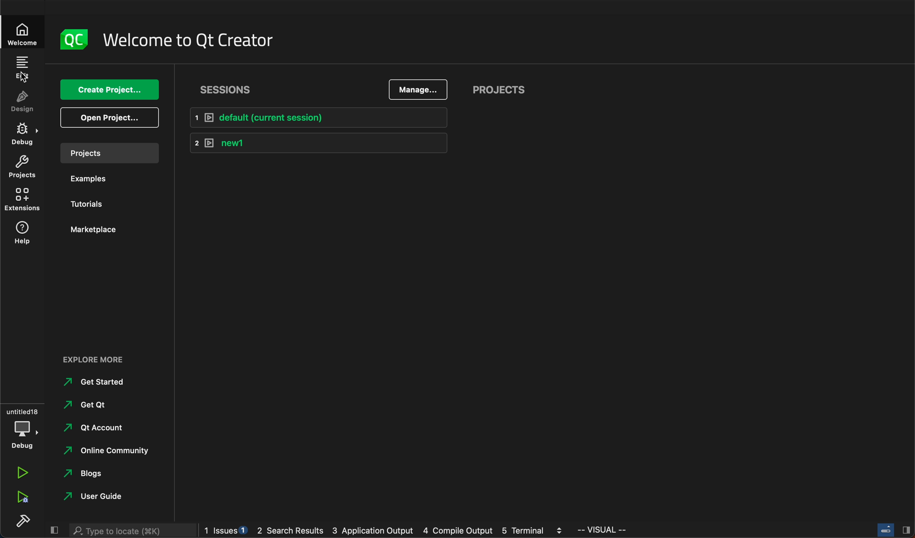 The width and height of the screenshot is (915, 538). I want to click on extensions, so click(23, 200).